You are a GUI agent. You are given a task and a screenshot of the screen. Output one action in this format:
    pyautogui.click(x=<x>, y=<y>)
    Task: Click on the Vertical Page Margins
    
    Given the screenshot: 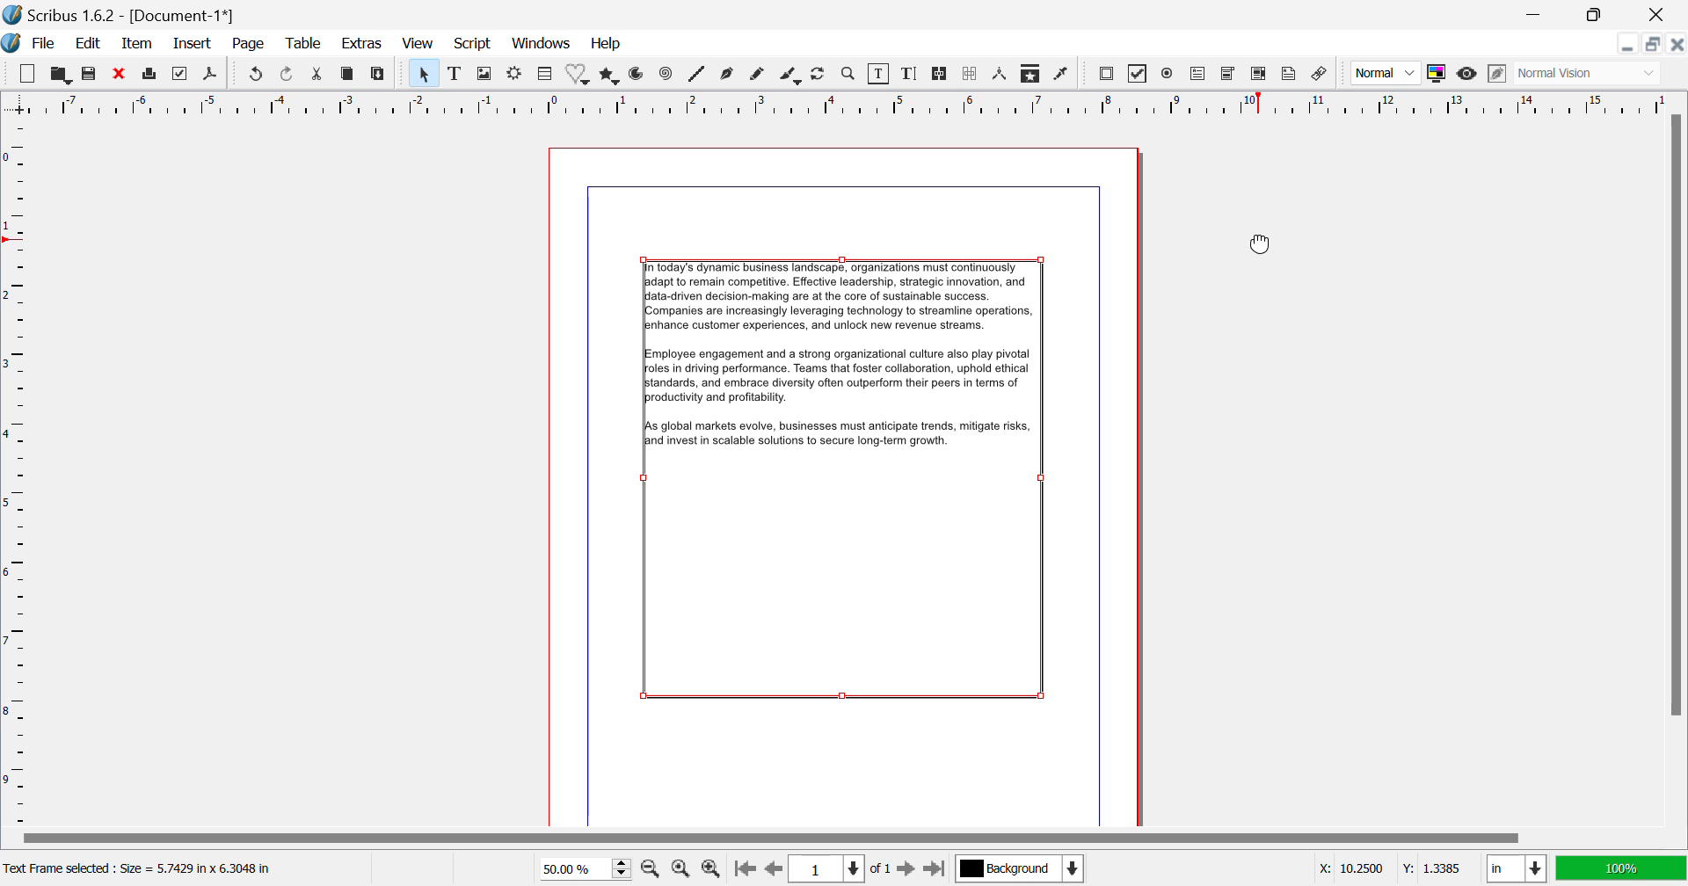 What is the action you would take?
    pyautogui.click(x=840, y=102)
    